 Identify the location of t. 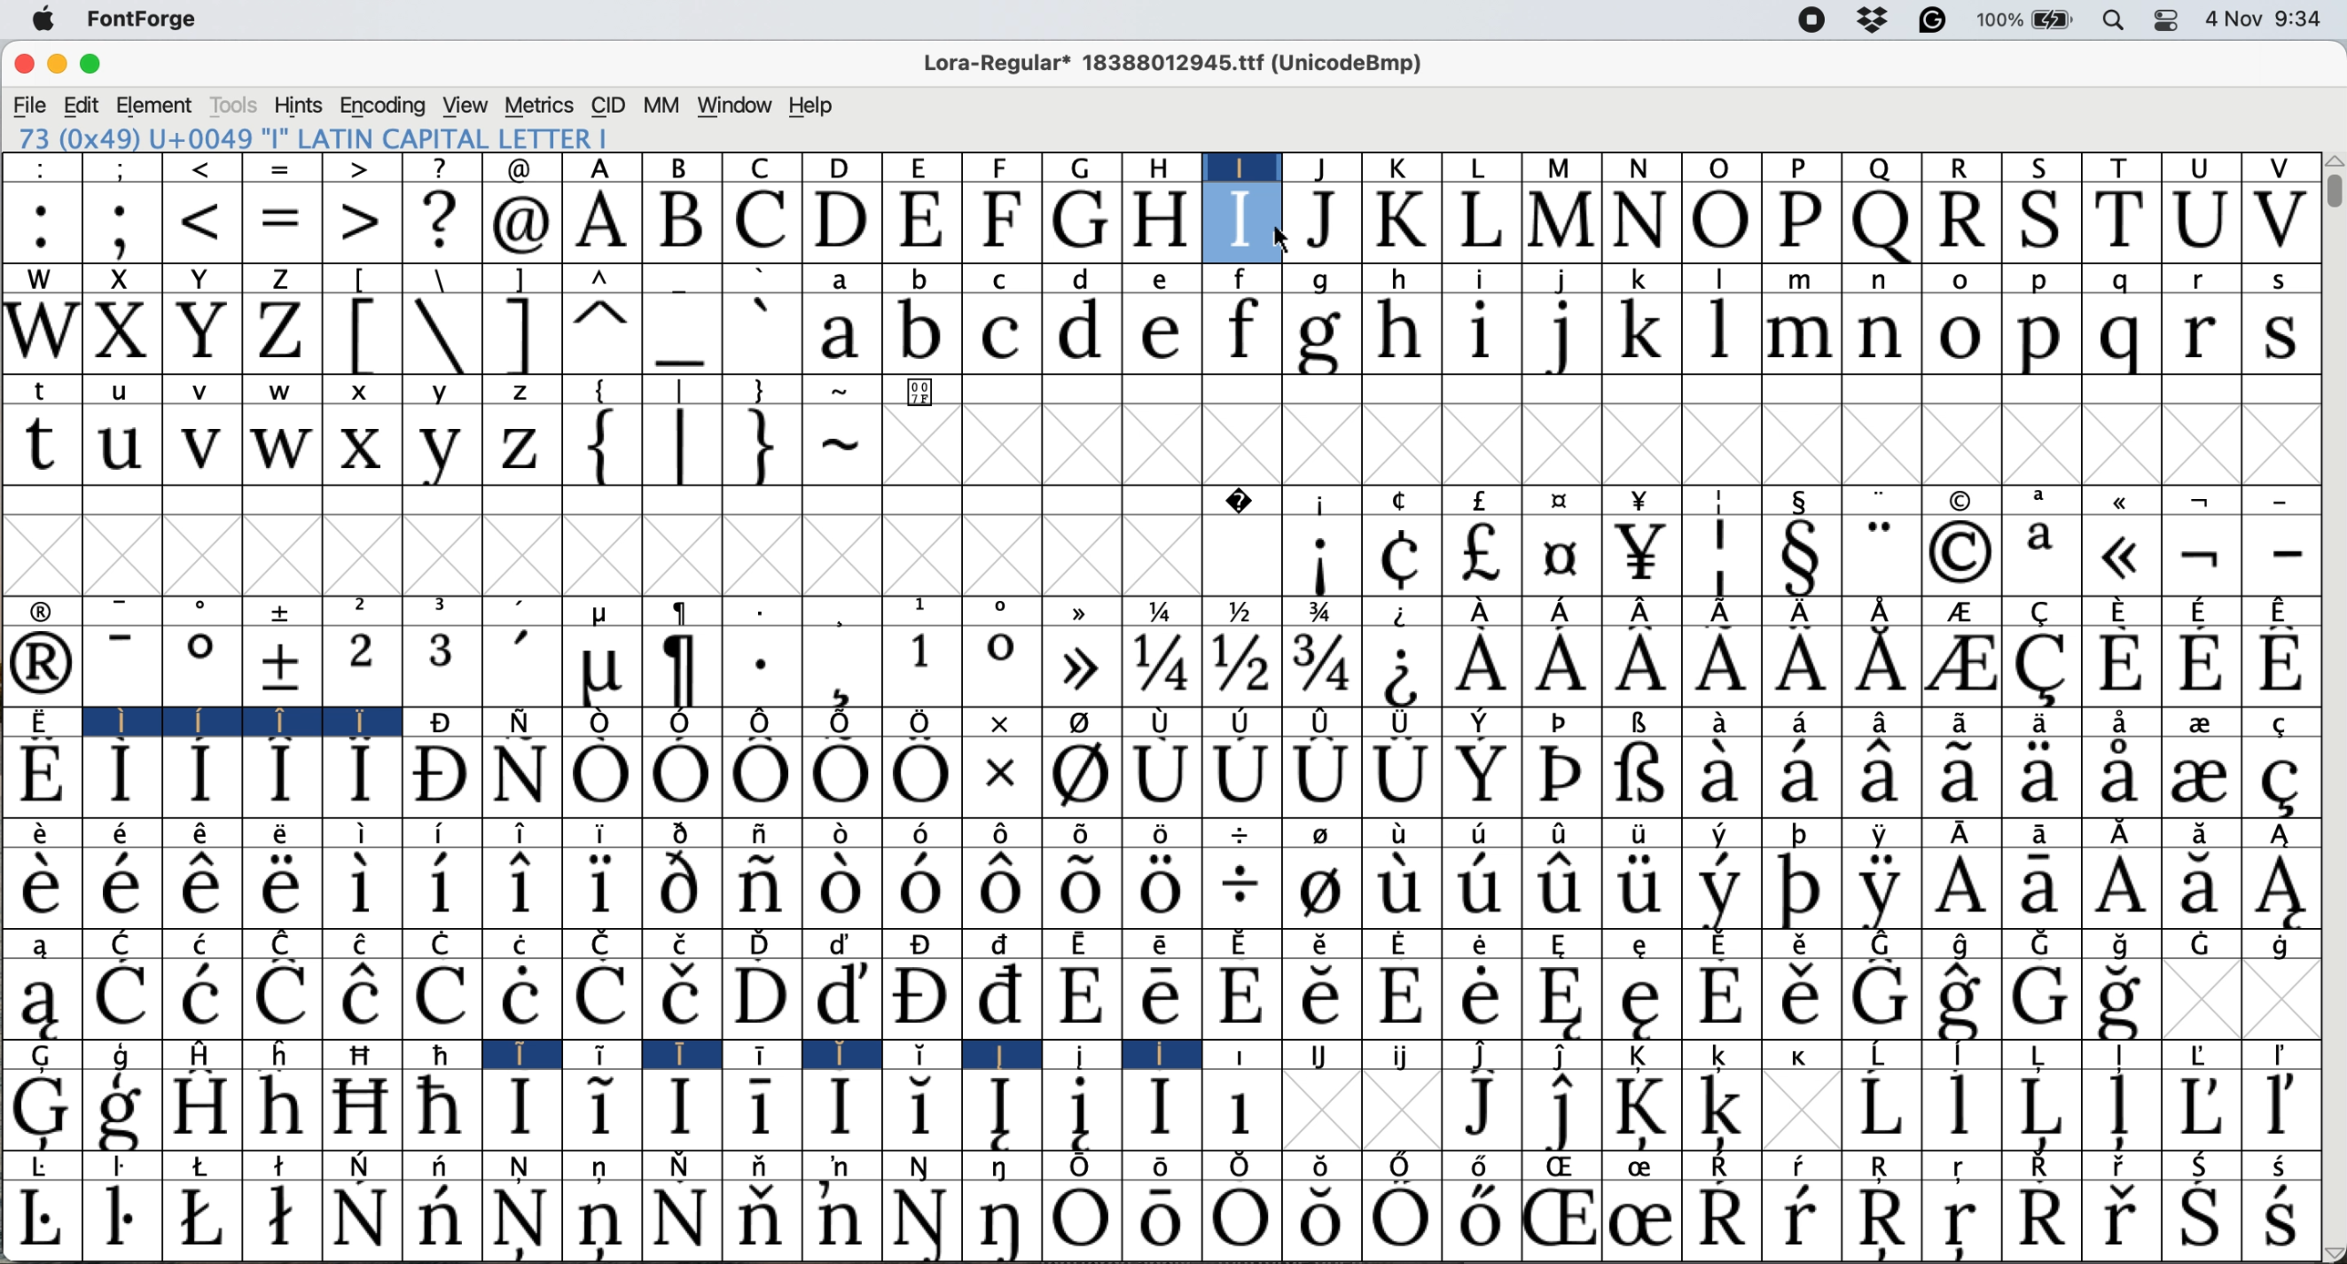
(39, 446).